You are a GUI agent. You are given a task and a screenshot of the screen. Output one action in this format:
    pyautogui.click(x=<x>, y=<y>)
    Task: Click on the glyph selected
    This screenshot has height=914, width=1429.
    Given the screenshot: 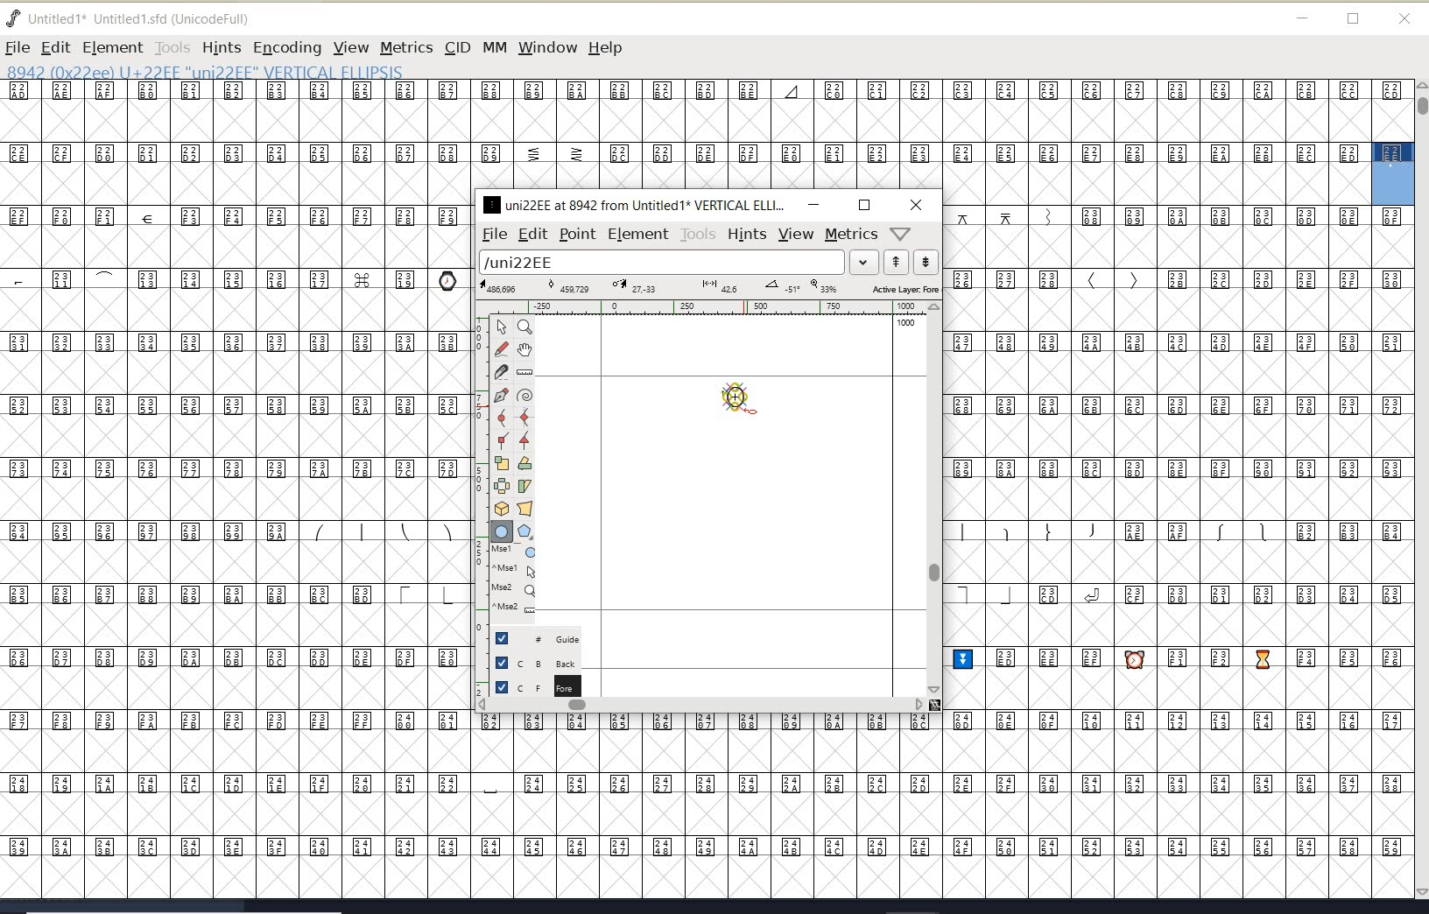 What is the action you would take?
    pyautogui.click(x=1393, y=173)
    